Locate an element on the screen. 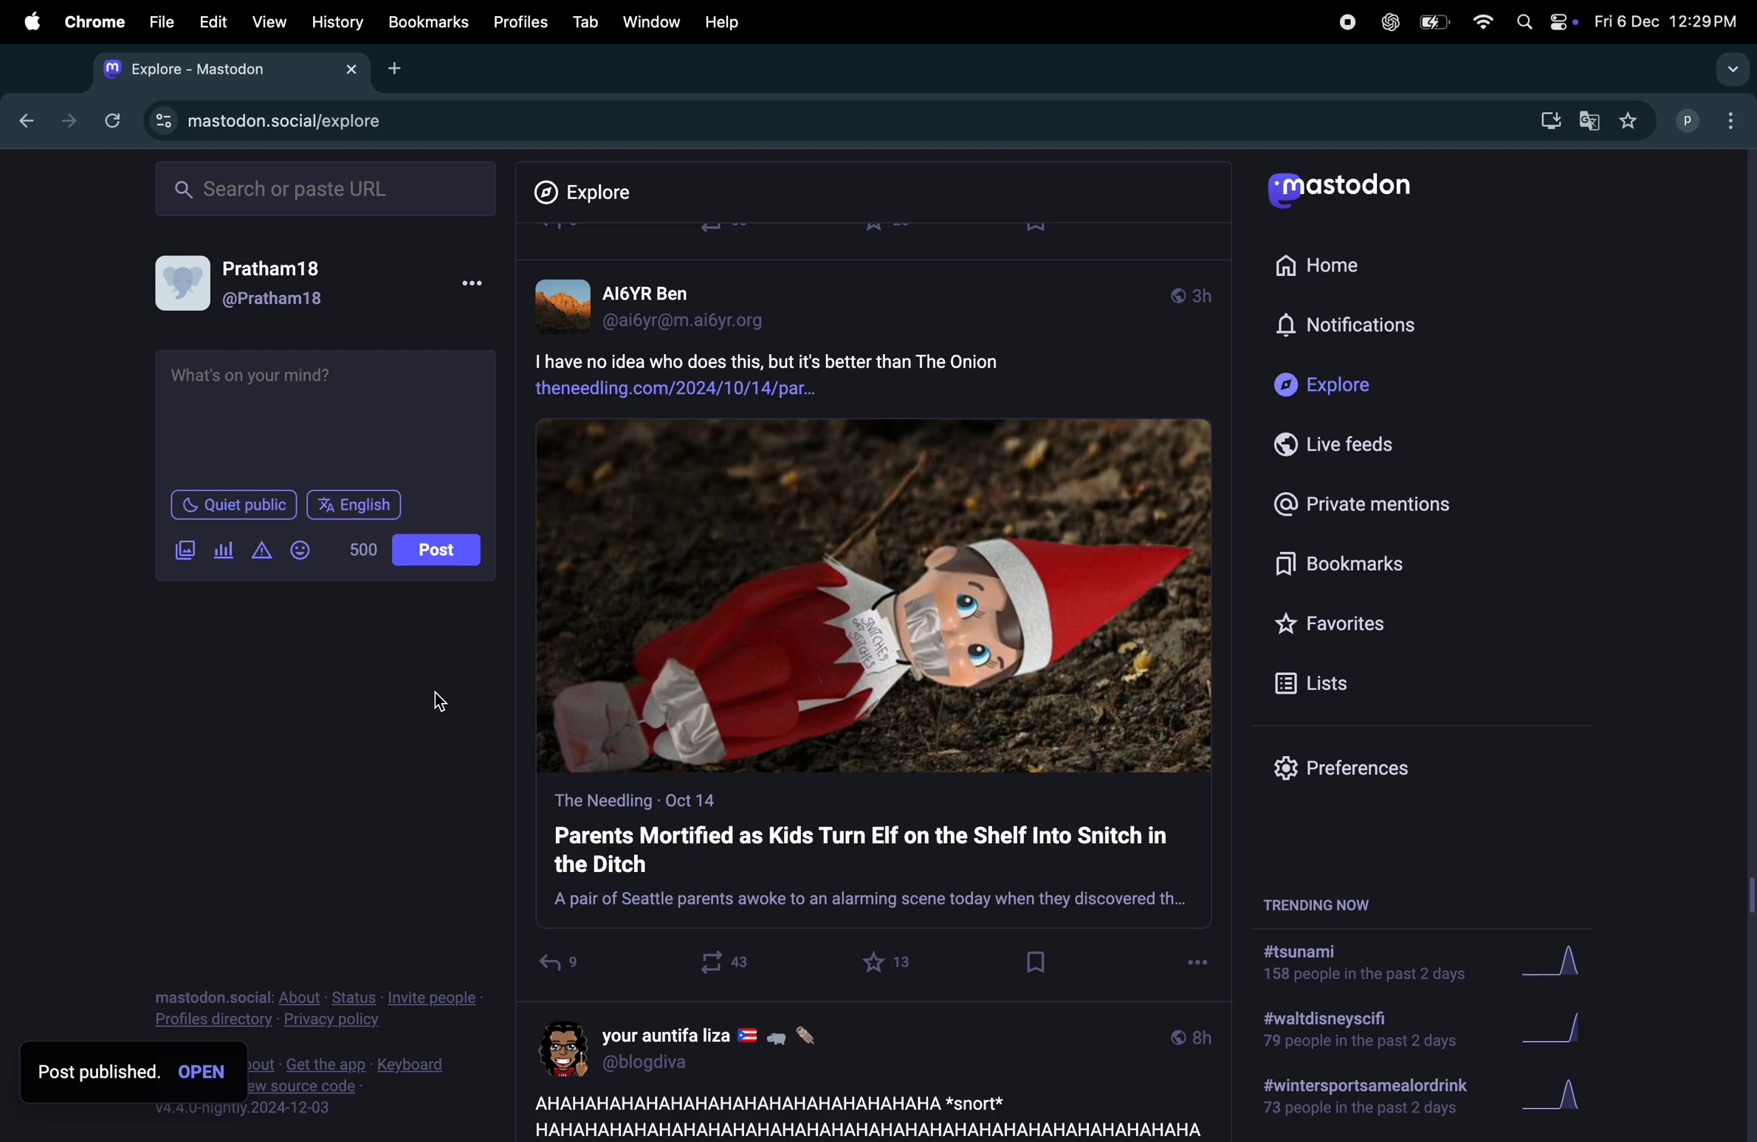  prefrences is located at coordinates (1353, 772).